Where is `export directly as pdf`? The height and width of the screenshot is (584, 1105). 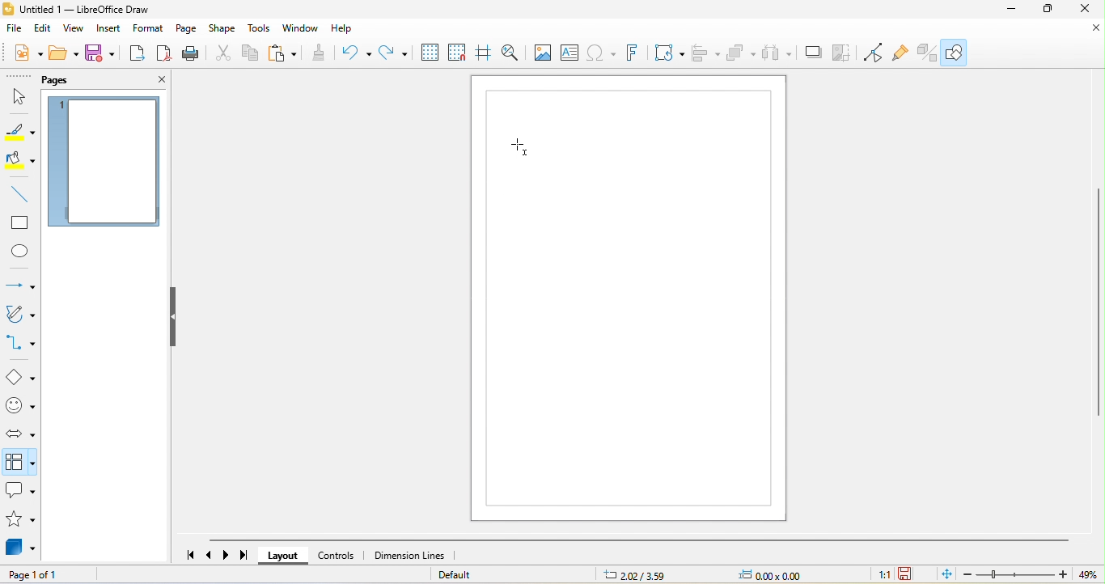 export directly as pdf is located at coordinates (164, 54).